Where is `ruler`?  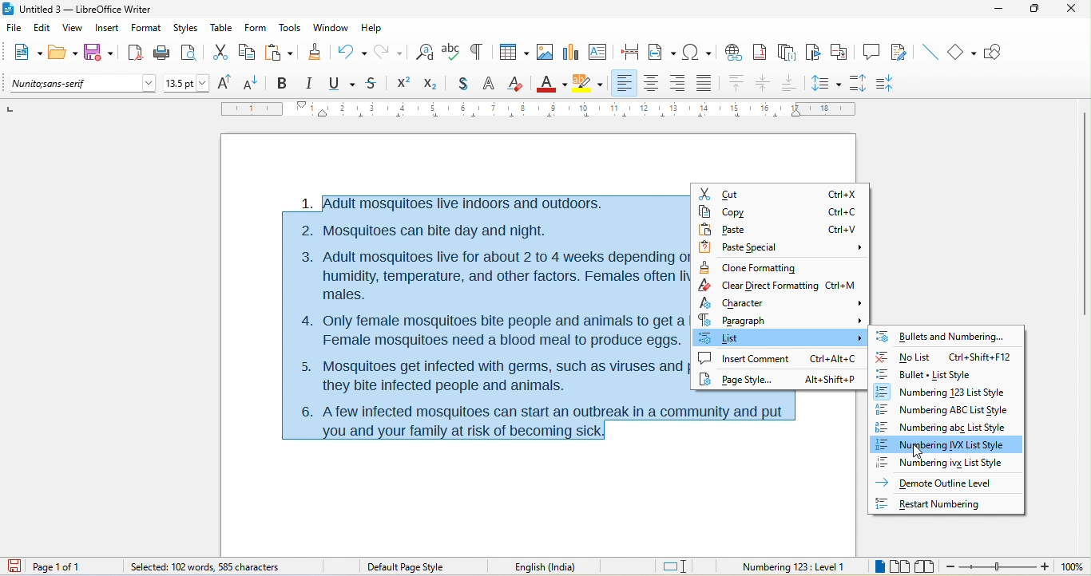
ruler is located at coordinates (538, 109).